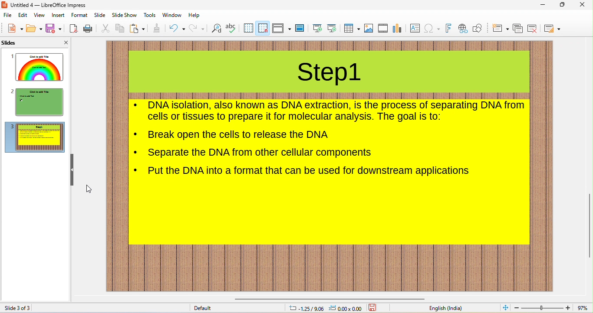  Describe the element at coordinates (318, 29) in the screenshot. I see `start from 1st slide` at that location.